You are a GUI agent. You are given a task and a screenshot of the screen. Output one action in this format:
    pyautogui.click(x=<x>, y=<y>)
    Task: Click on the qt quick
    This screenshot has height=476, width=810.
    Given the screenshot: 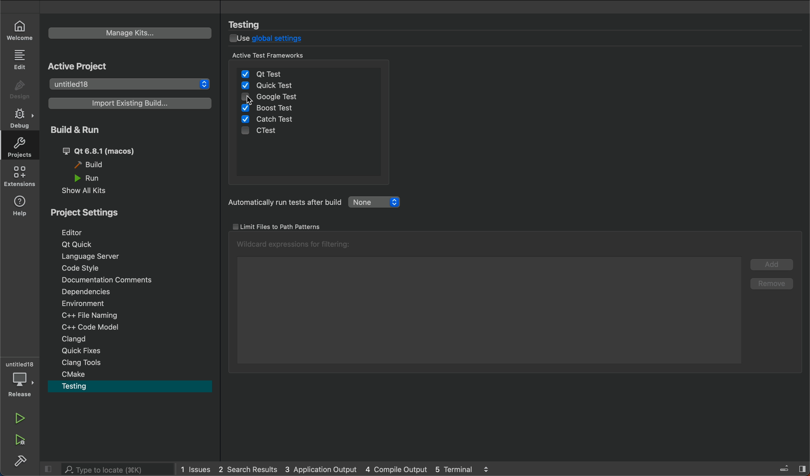 What is the action you would take?
    pyautogui.click(x=126, y=245)
    